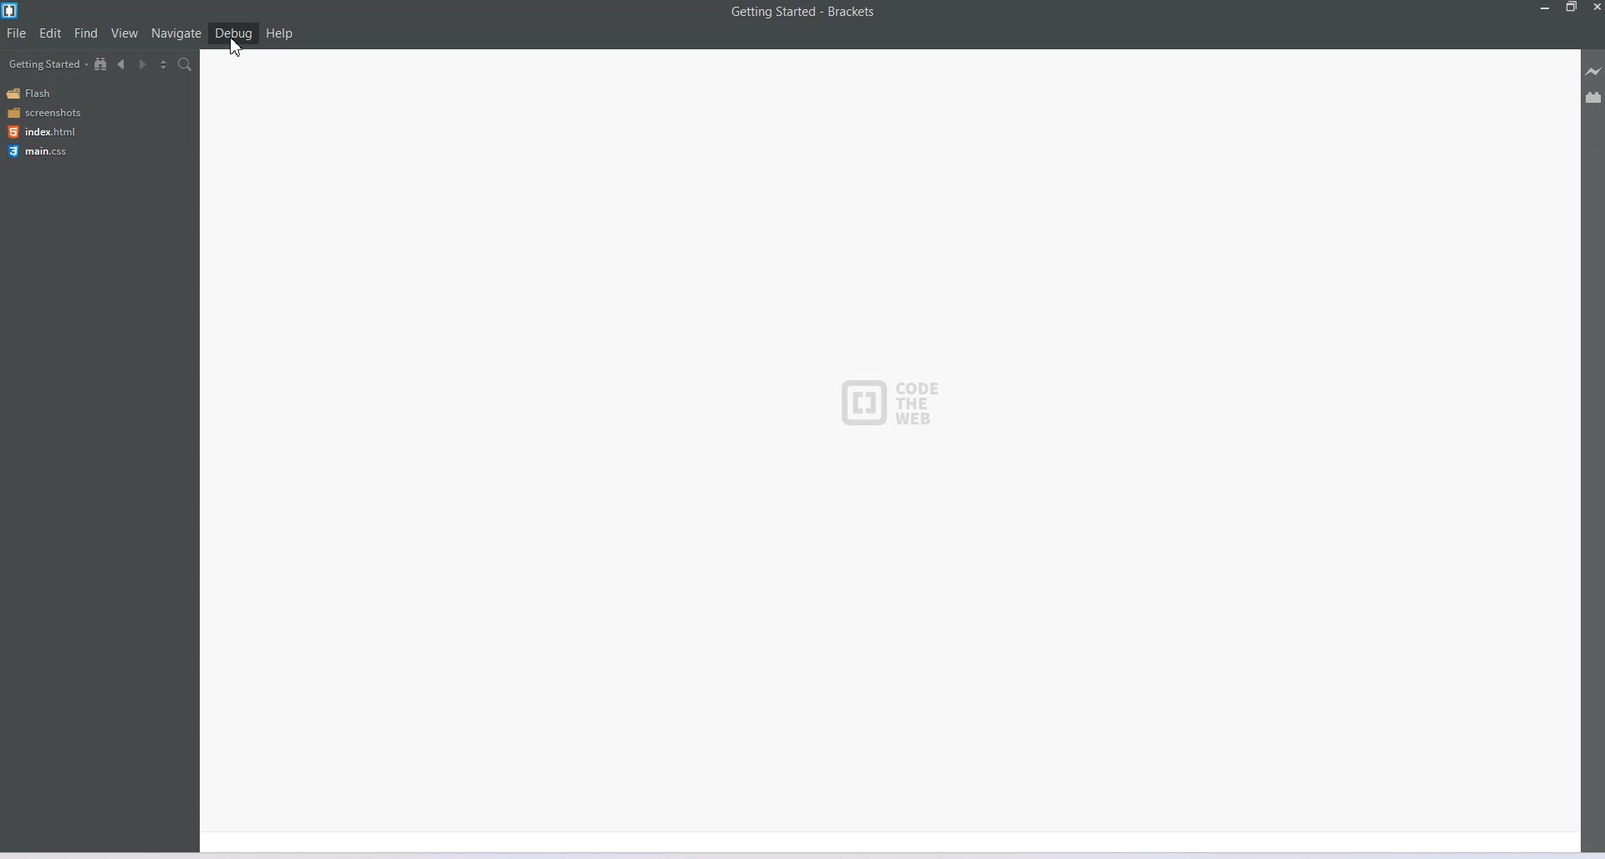 This screenshot has height=859, width=1605. What do you see at coordinates (1594, 100) in the screenshot?
I see `Extension Manager` at bounding box center [1594, 100].